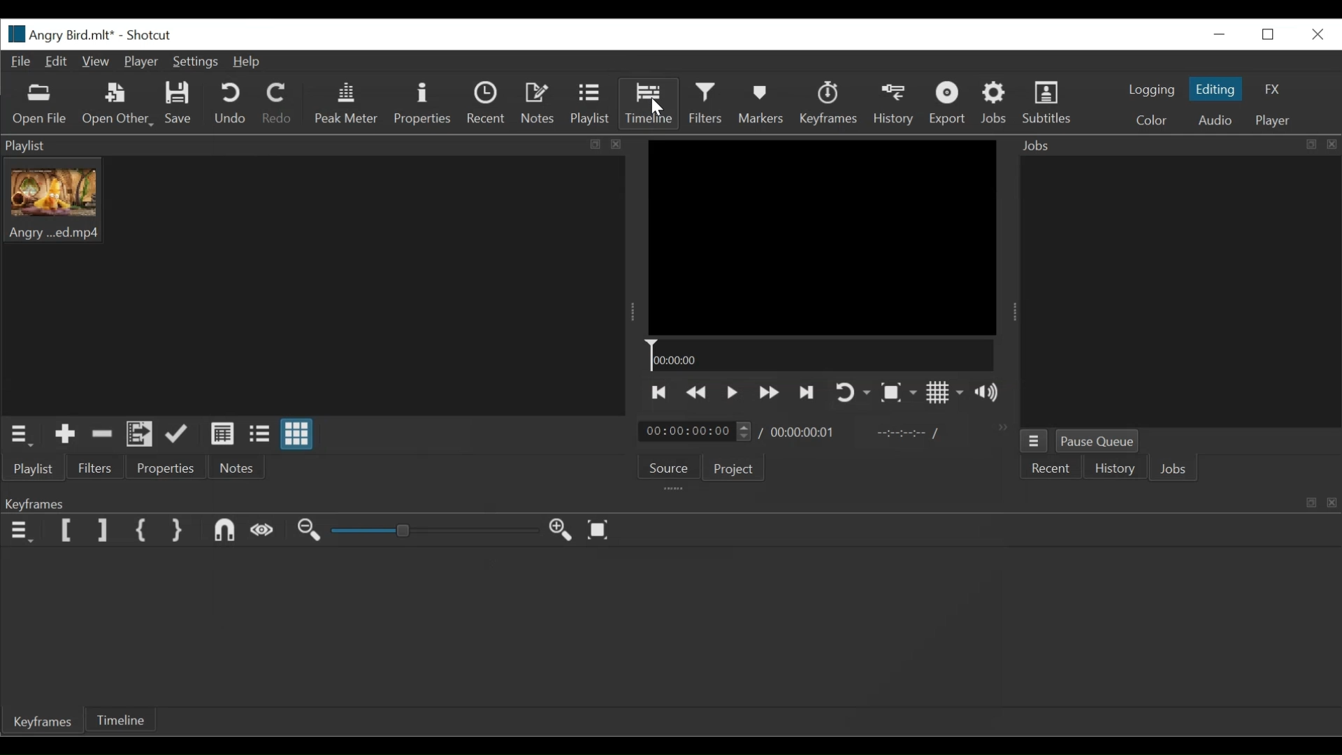 The image size is (1342, 755). Describe the element at coordinates (486, 102) in the screenshot. I see `Recent` at that location.